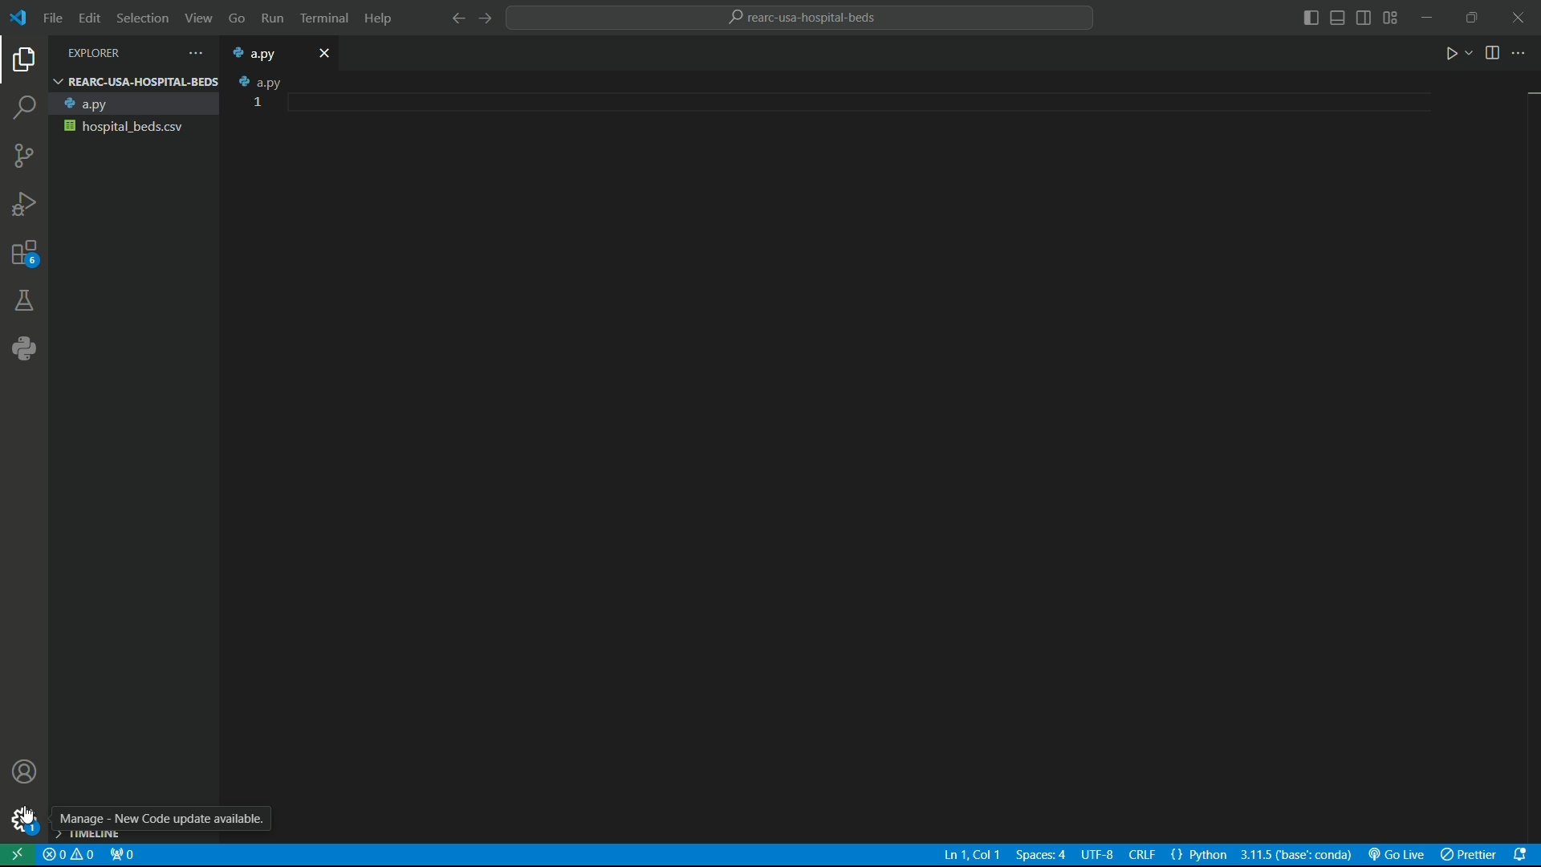 The image size is (1541, 867). What do you see at coordinates (21, 19) in the screenshot?
I see `logo` at bounding box center [21, 19].